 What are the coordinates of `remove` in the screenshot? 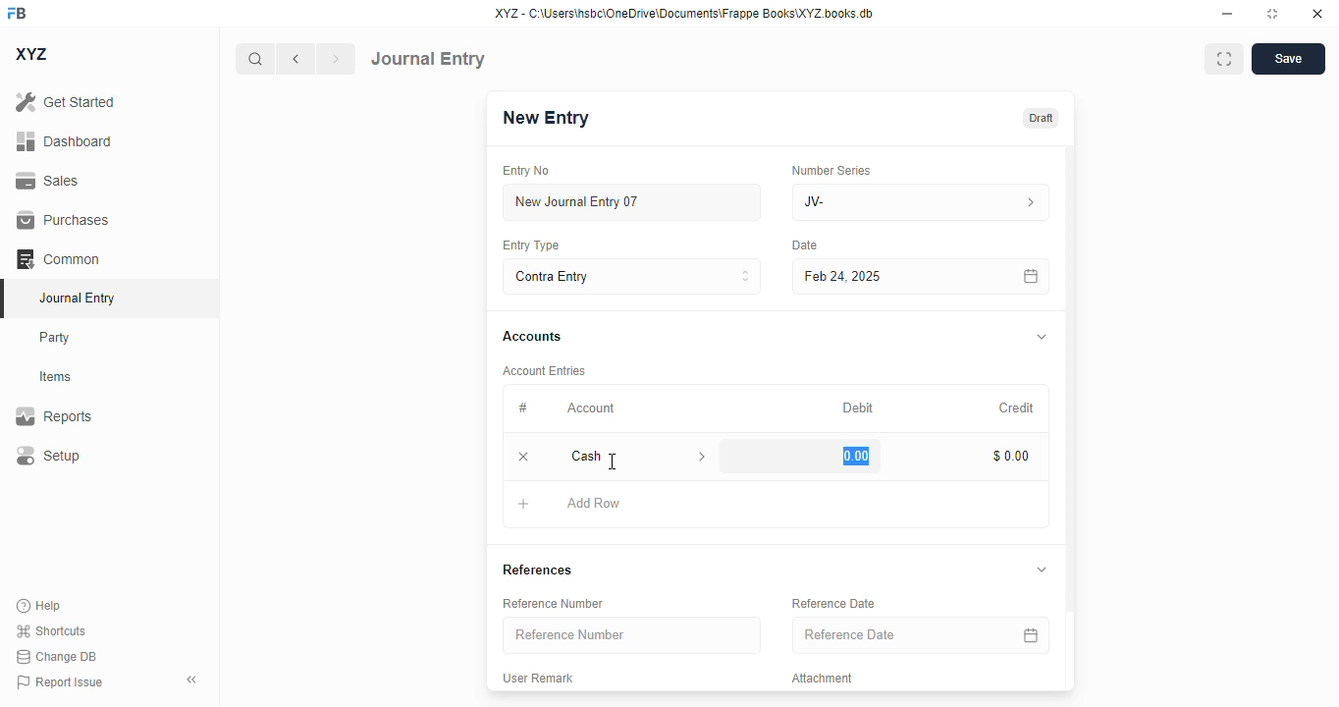 It's located at (524, 457).